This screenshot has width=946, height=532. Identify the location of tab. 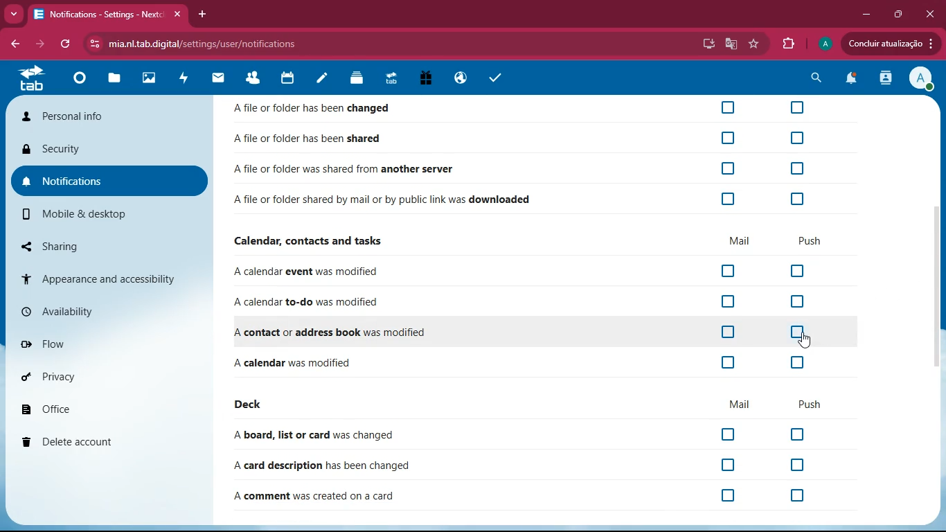
(30, 79).